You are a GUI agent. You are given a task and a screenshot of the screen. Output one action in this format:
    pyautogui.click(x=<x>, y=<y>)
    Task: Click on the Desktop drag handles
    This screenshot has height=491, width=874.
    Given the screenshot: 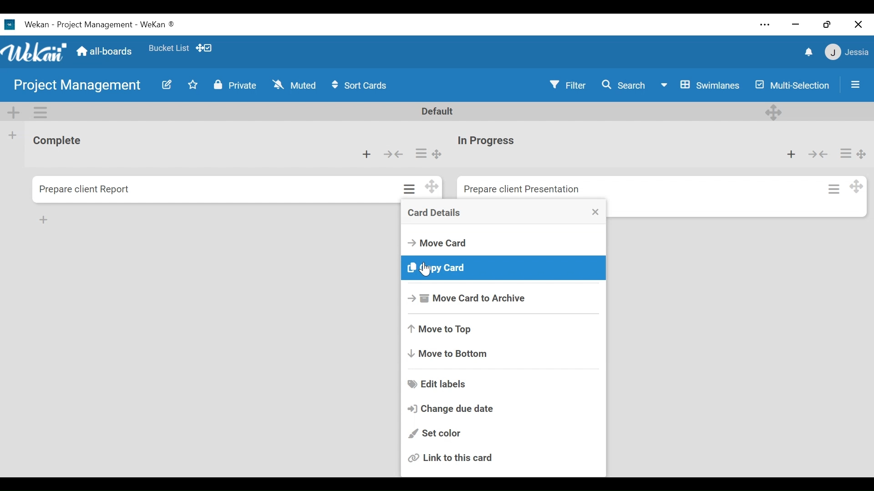 What is the action you would take?
    pyautogui.click(x=432, y=187)
    